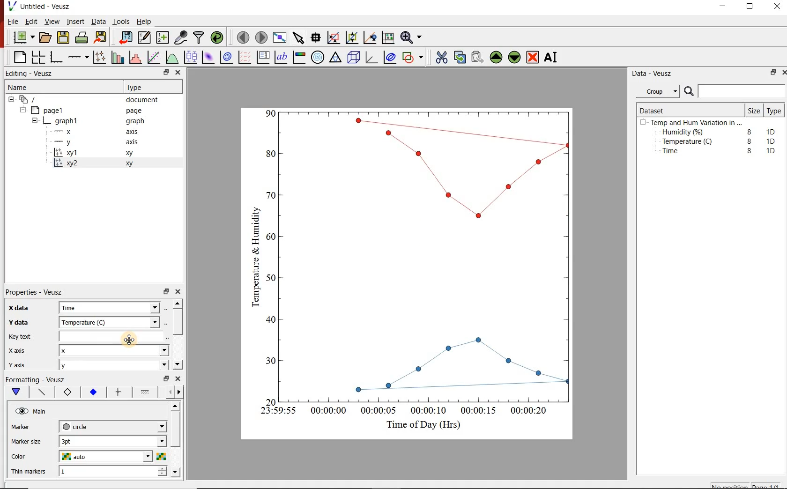  What do you see at coordinates (327, 412) in the screenshot?
I see `00:00:00` at bounding box center [327, 412].